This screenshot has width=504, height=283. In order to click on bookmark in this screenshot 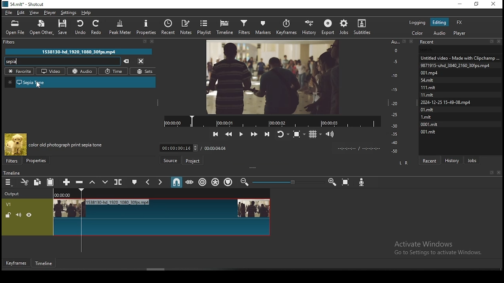, I will do `click(491, 173)`.